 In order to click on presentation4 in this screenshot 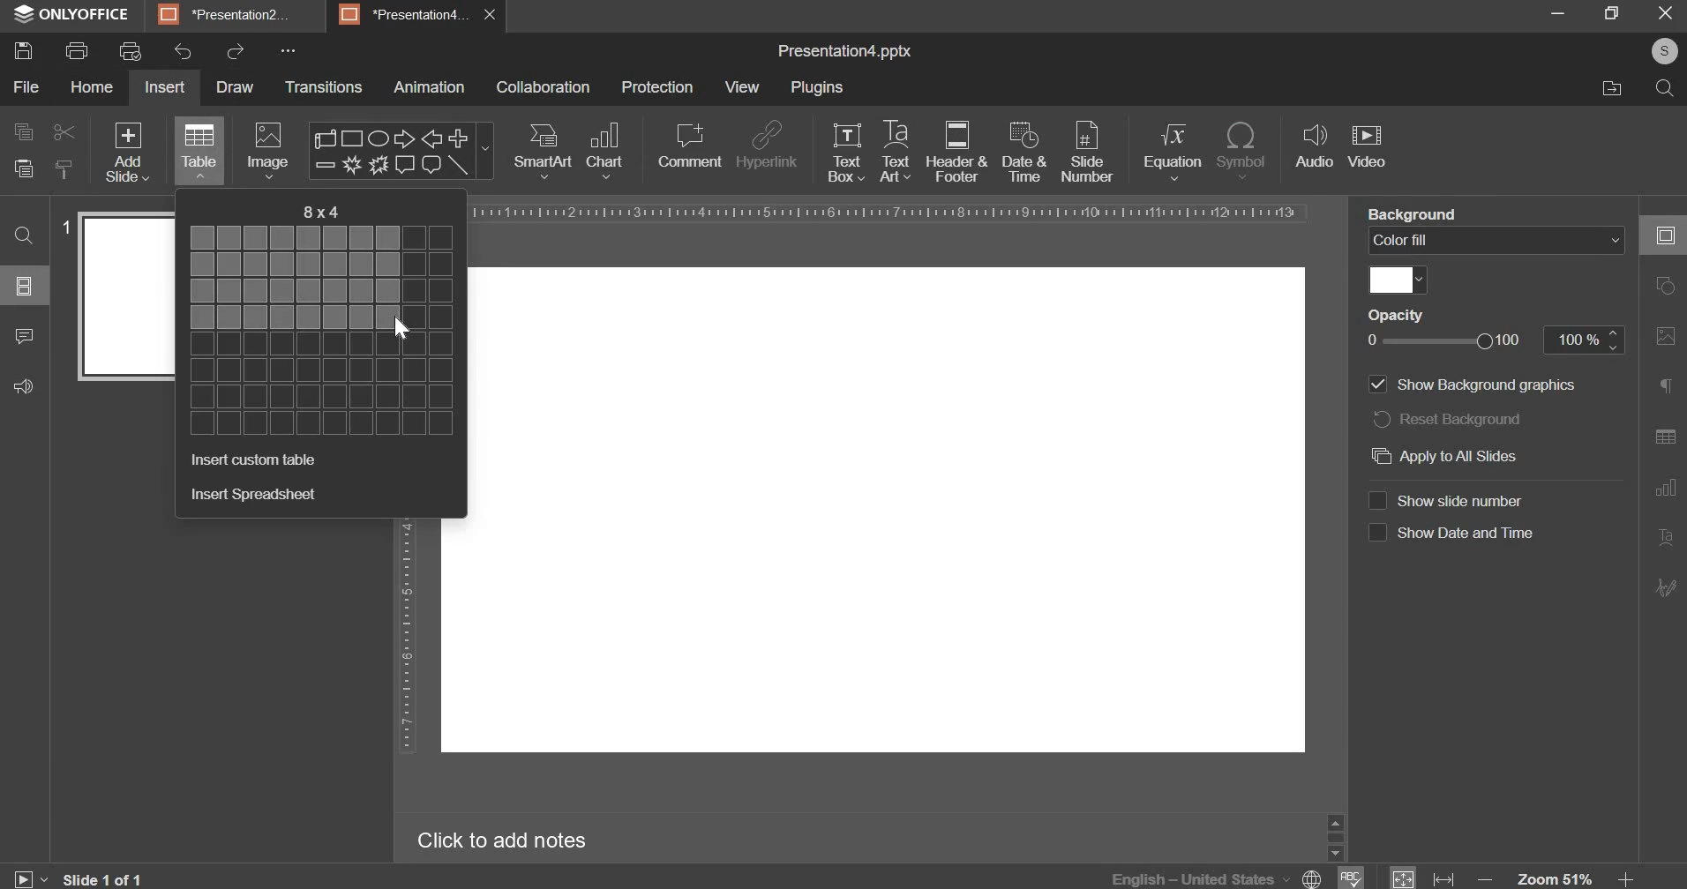, I will do `click(402, 12)`.